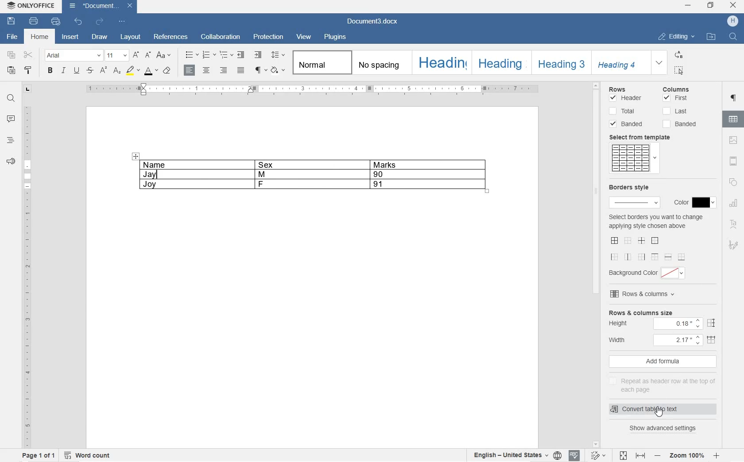 The height and width of the screenshot is (462, 744). I want to click on PARAGRAPH LINE SPACING, so click(278, 55).